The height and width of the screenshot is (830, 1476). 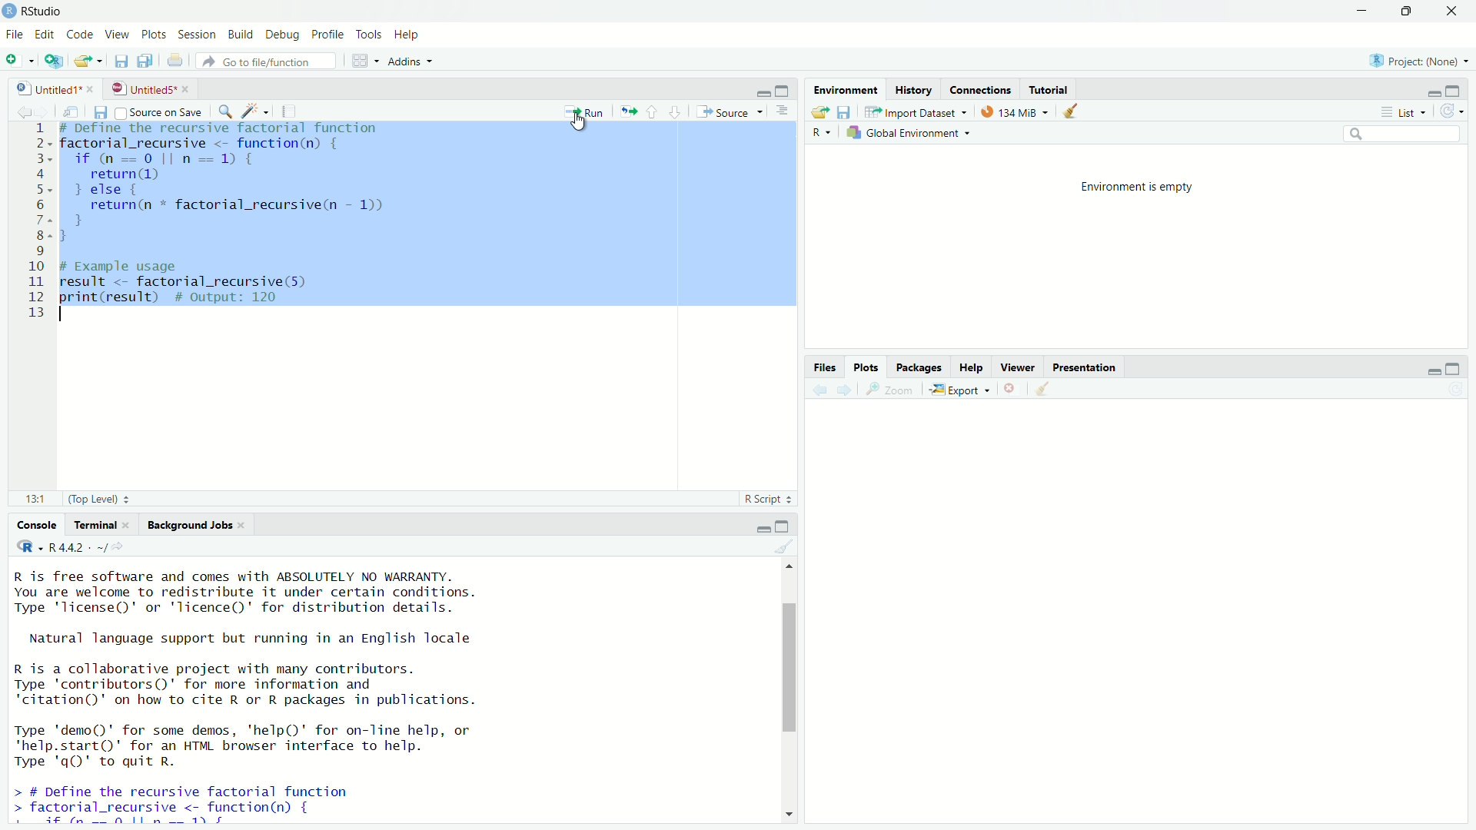 I want to click on Go to next section/chunk (Ctrl + pgDn), so click(x=673, y=111).